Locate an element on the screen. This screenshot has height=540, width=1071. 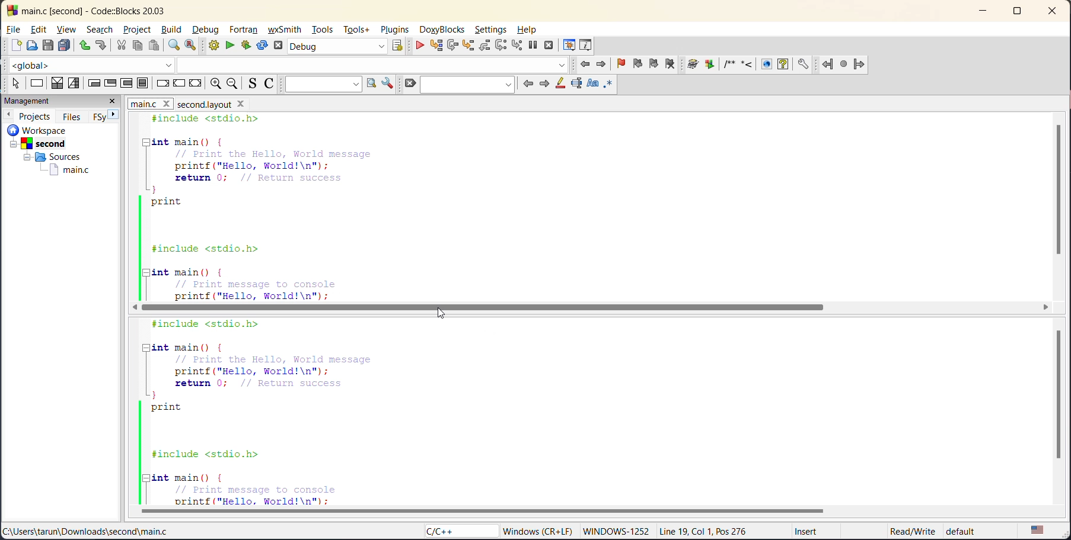
step into is located at coordinates (470, 46).